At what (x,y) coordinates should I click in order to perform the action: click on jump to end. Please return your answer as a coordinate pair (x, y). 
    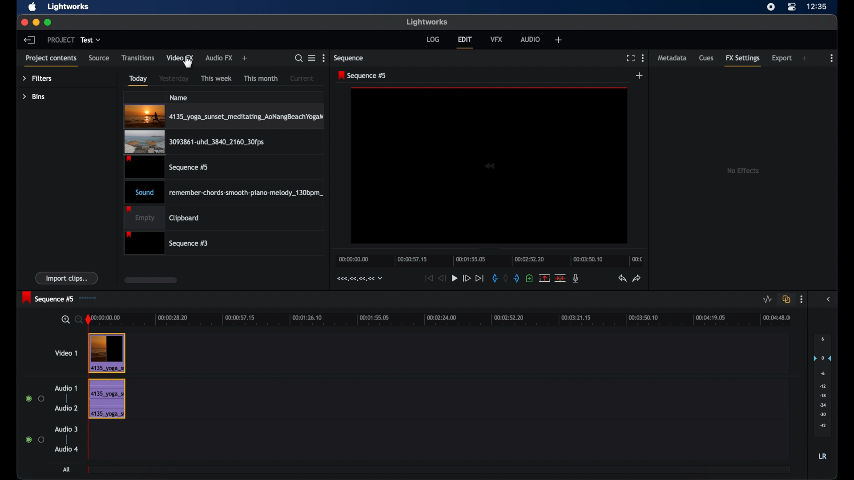
    Looking at the image, I should click on (479, 278).